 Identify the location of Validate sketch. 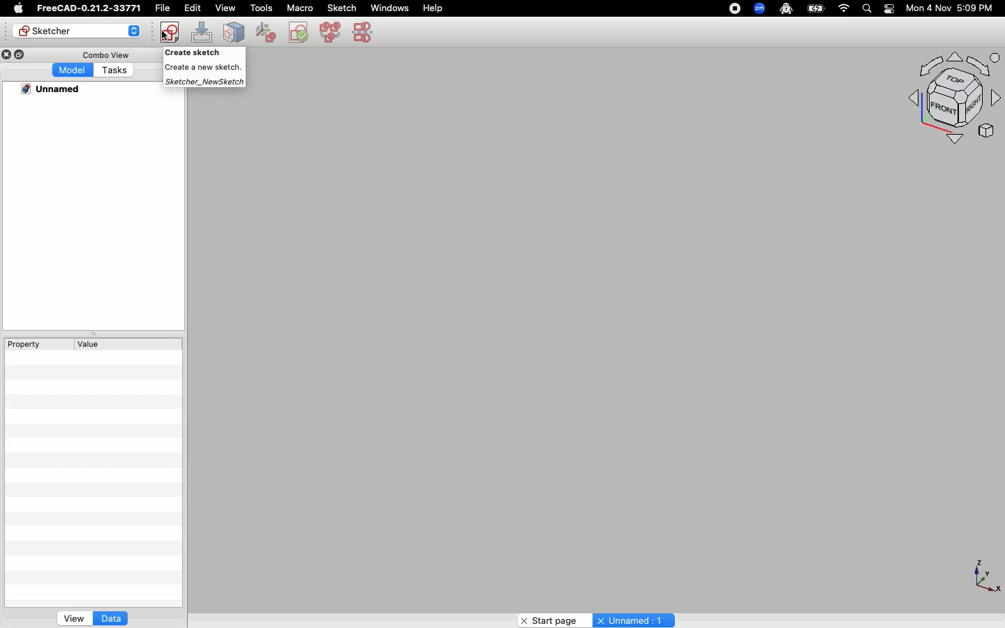
(266, 32).